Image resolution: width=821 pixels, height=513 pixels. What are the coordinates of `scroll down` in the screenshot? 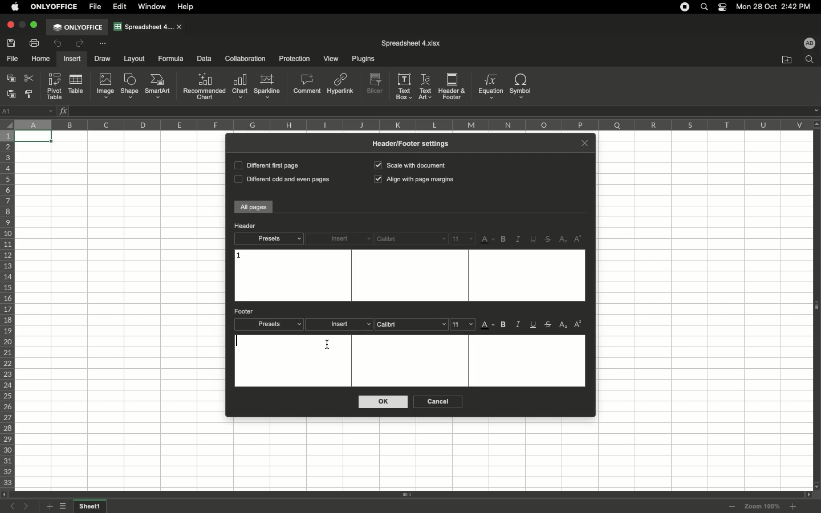 It's located at (816, 486).